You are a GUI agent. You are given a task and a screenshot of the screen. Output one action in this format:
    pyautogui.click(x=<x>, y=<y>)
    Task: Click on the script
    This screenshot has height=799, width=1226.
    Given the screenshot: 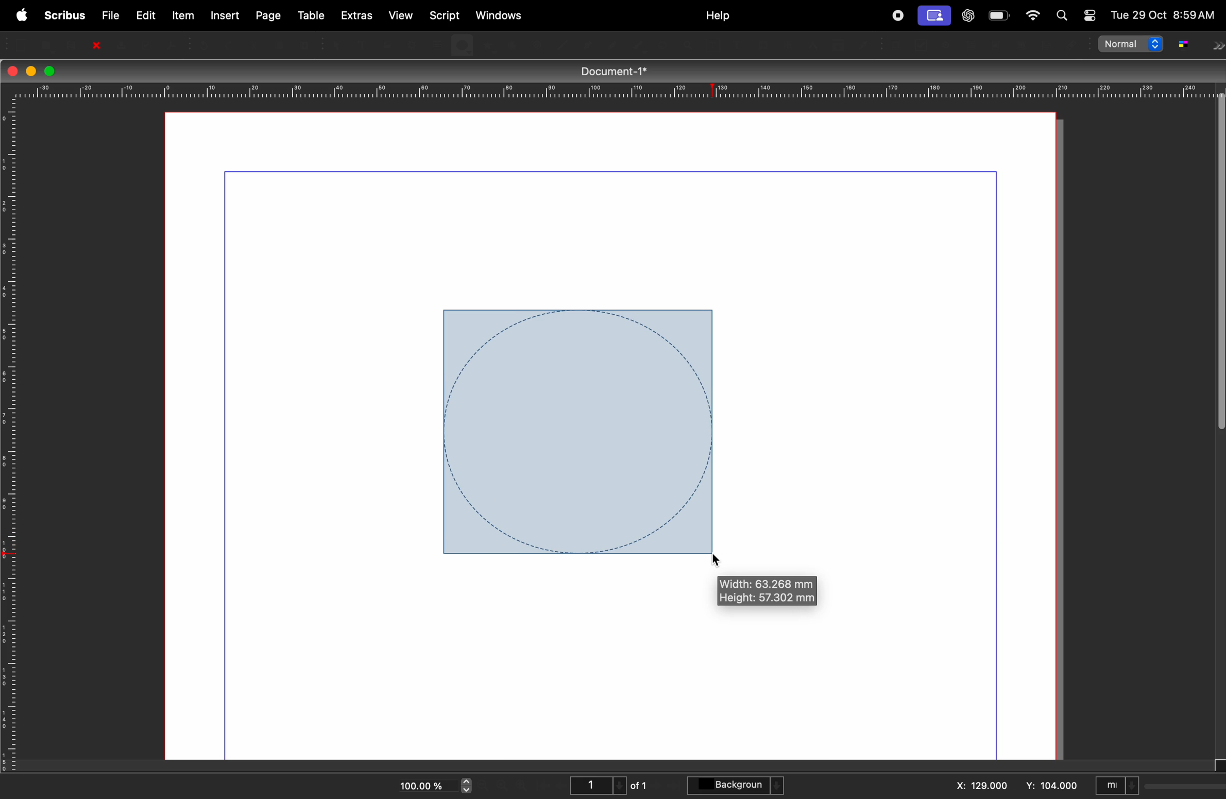 What is the action you would take?
    pyautogui.click(x=447, y=14)
    